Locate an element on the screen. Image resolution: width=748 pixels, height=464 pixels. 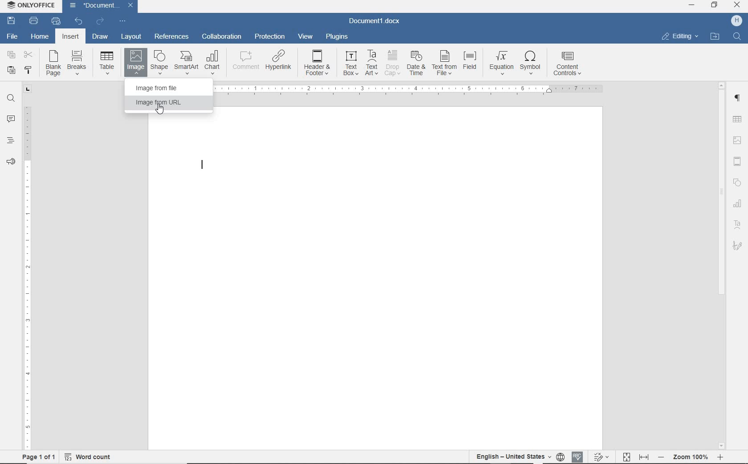
image is located at coordinates (136, 62).